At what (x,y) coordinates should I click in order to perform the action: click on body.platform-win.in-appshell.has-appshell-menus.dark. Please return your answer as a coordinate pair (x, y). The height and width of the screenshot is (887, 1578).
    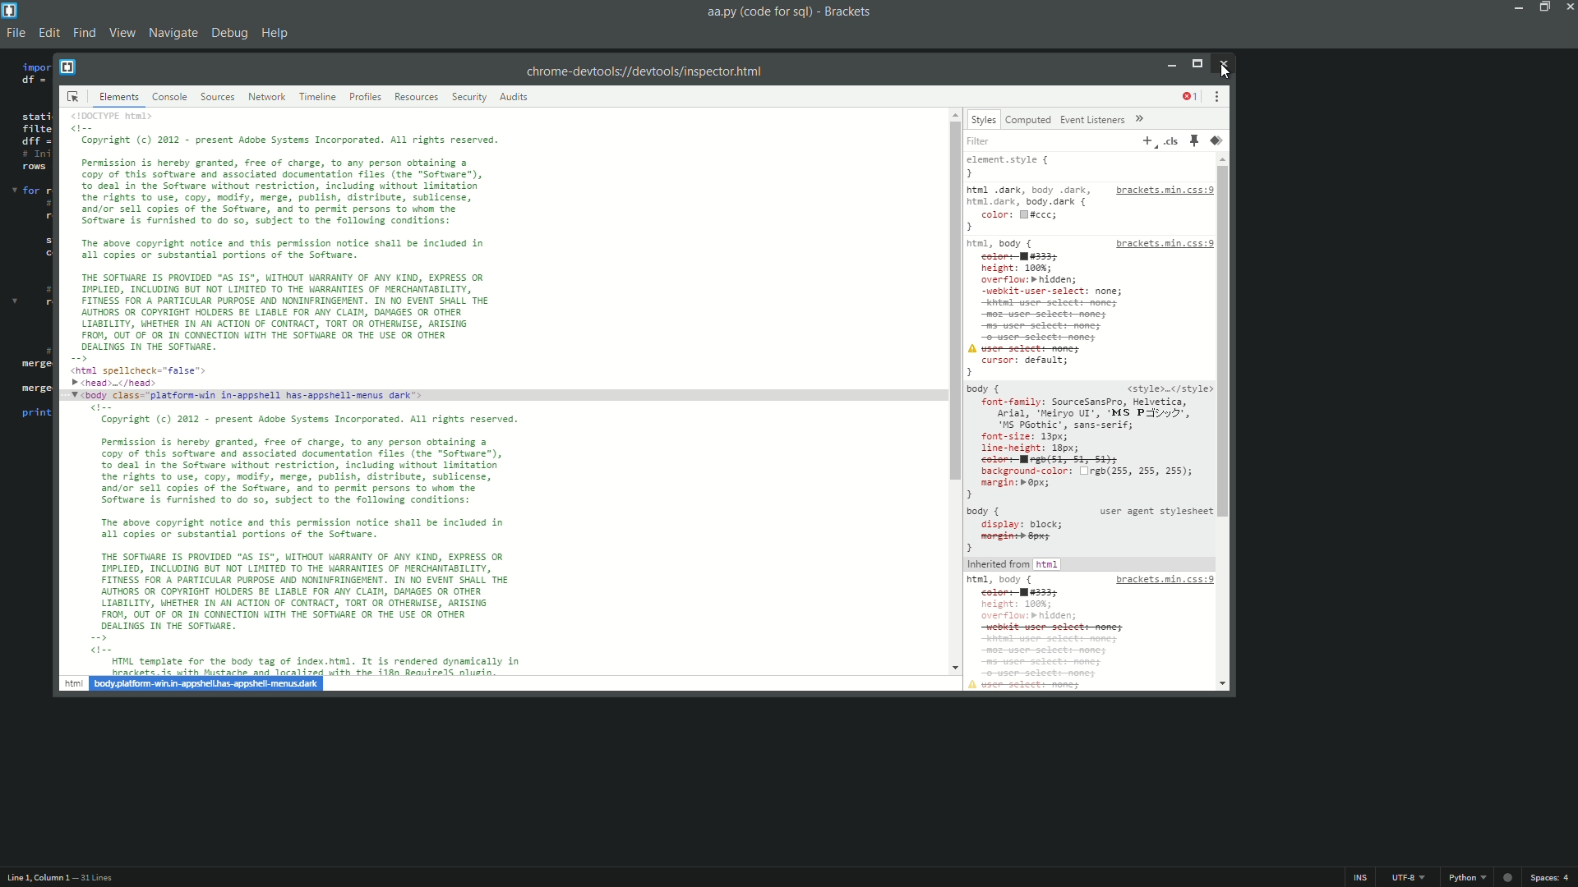
    Looking at the image, I should click on (206, 683).